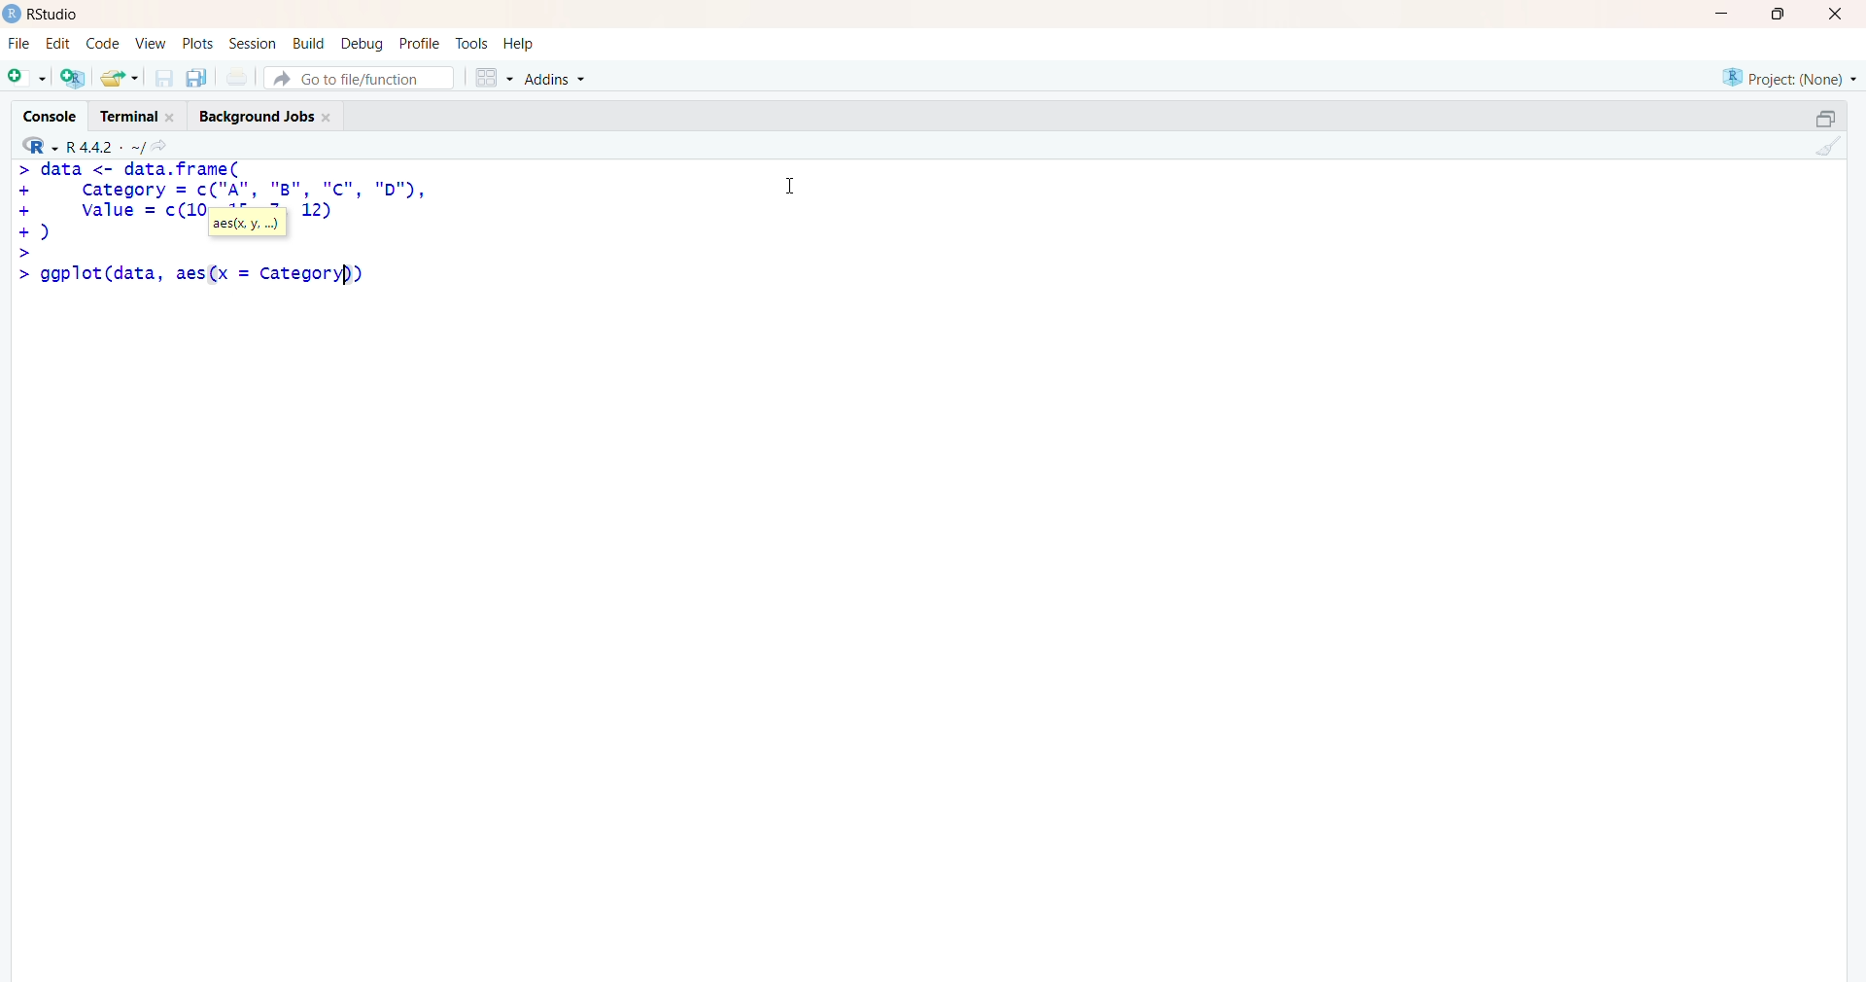  I want to click on print current file, so click(234, 77).